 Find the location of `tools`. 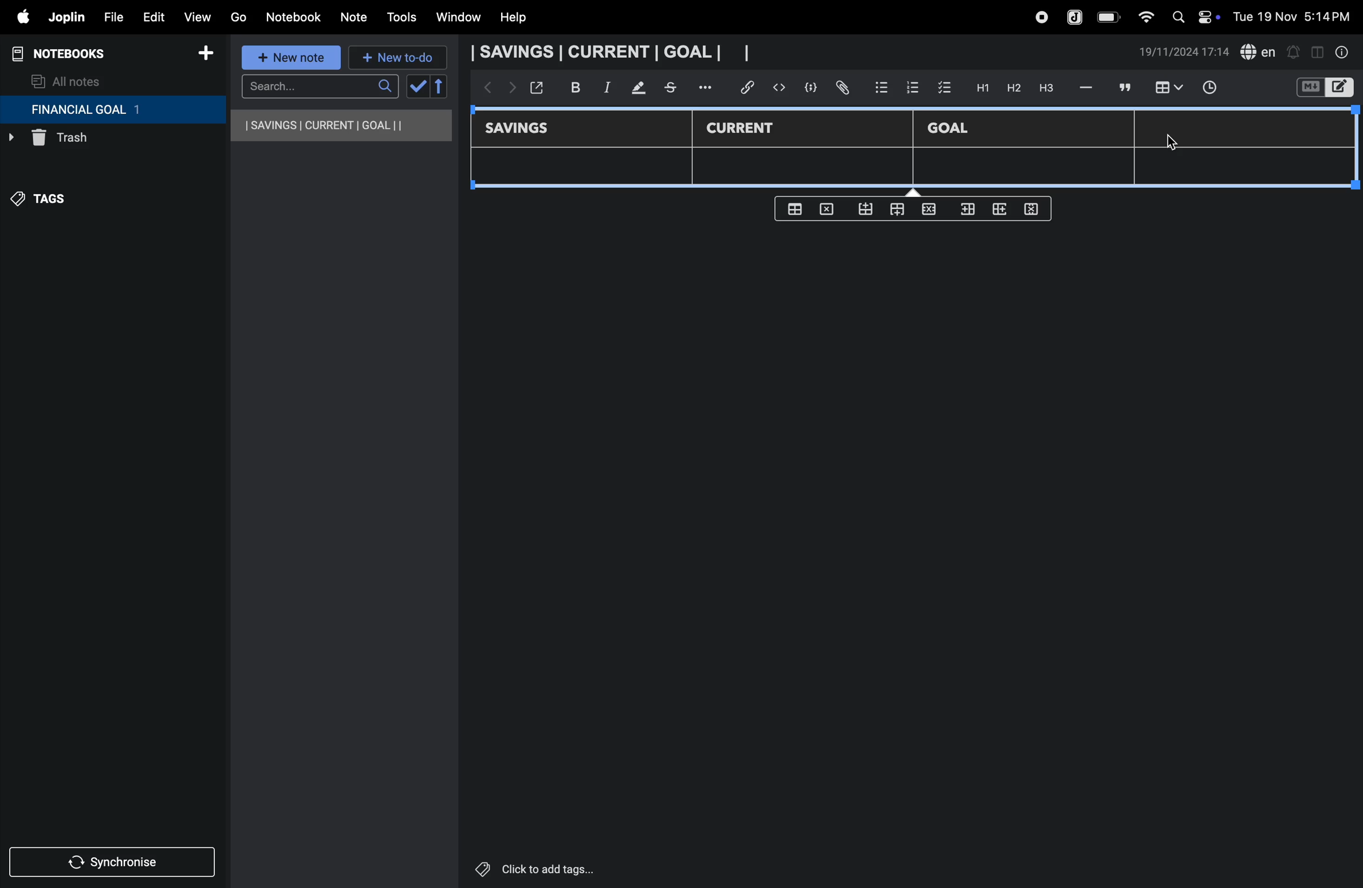

tools is located at coordinates (400, 17).